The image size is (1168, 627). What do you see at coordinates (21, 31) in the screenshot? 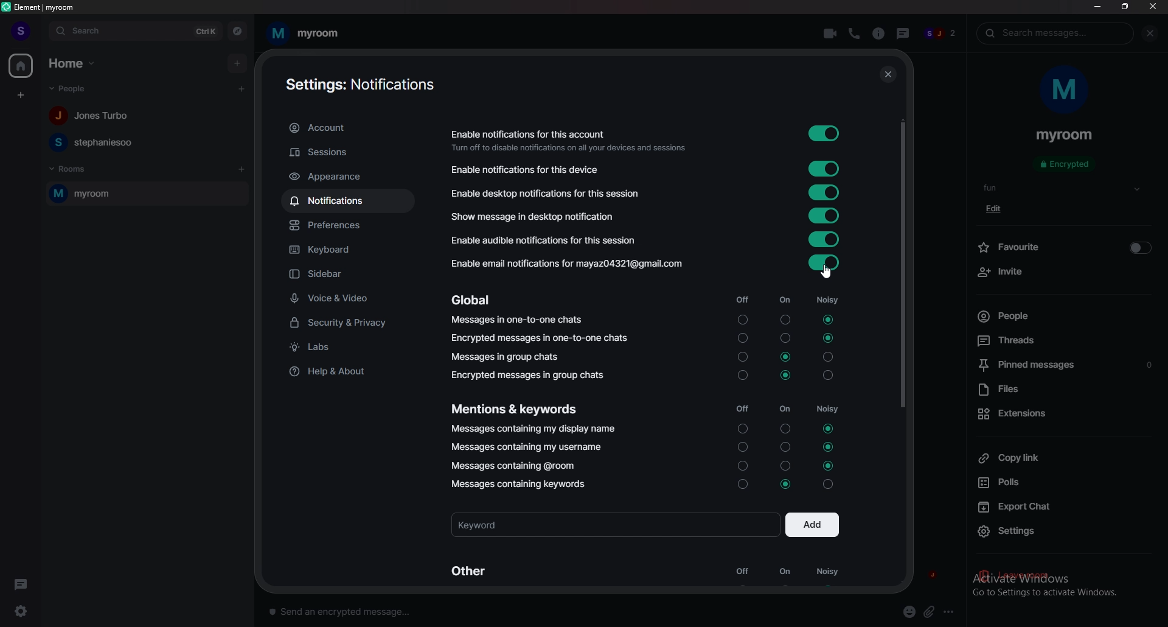
I see `profile` at bounding box center [21, 31].